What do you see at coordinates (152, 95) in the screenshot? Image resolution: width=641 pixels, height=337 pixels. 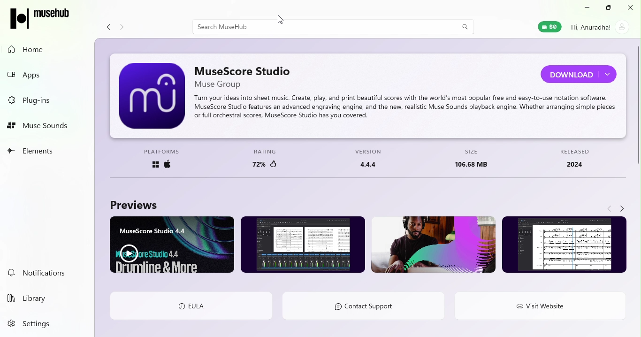 I see `logo` at bounding box center [152, 95].